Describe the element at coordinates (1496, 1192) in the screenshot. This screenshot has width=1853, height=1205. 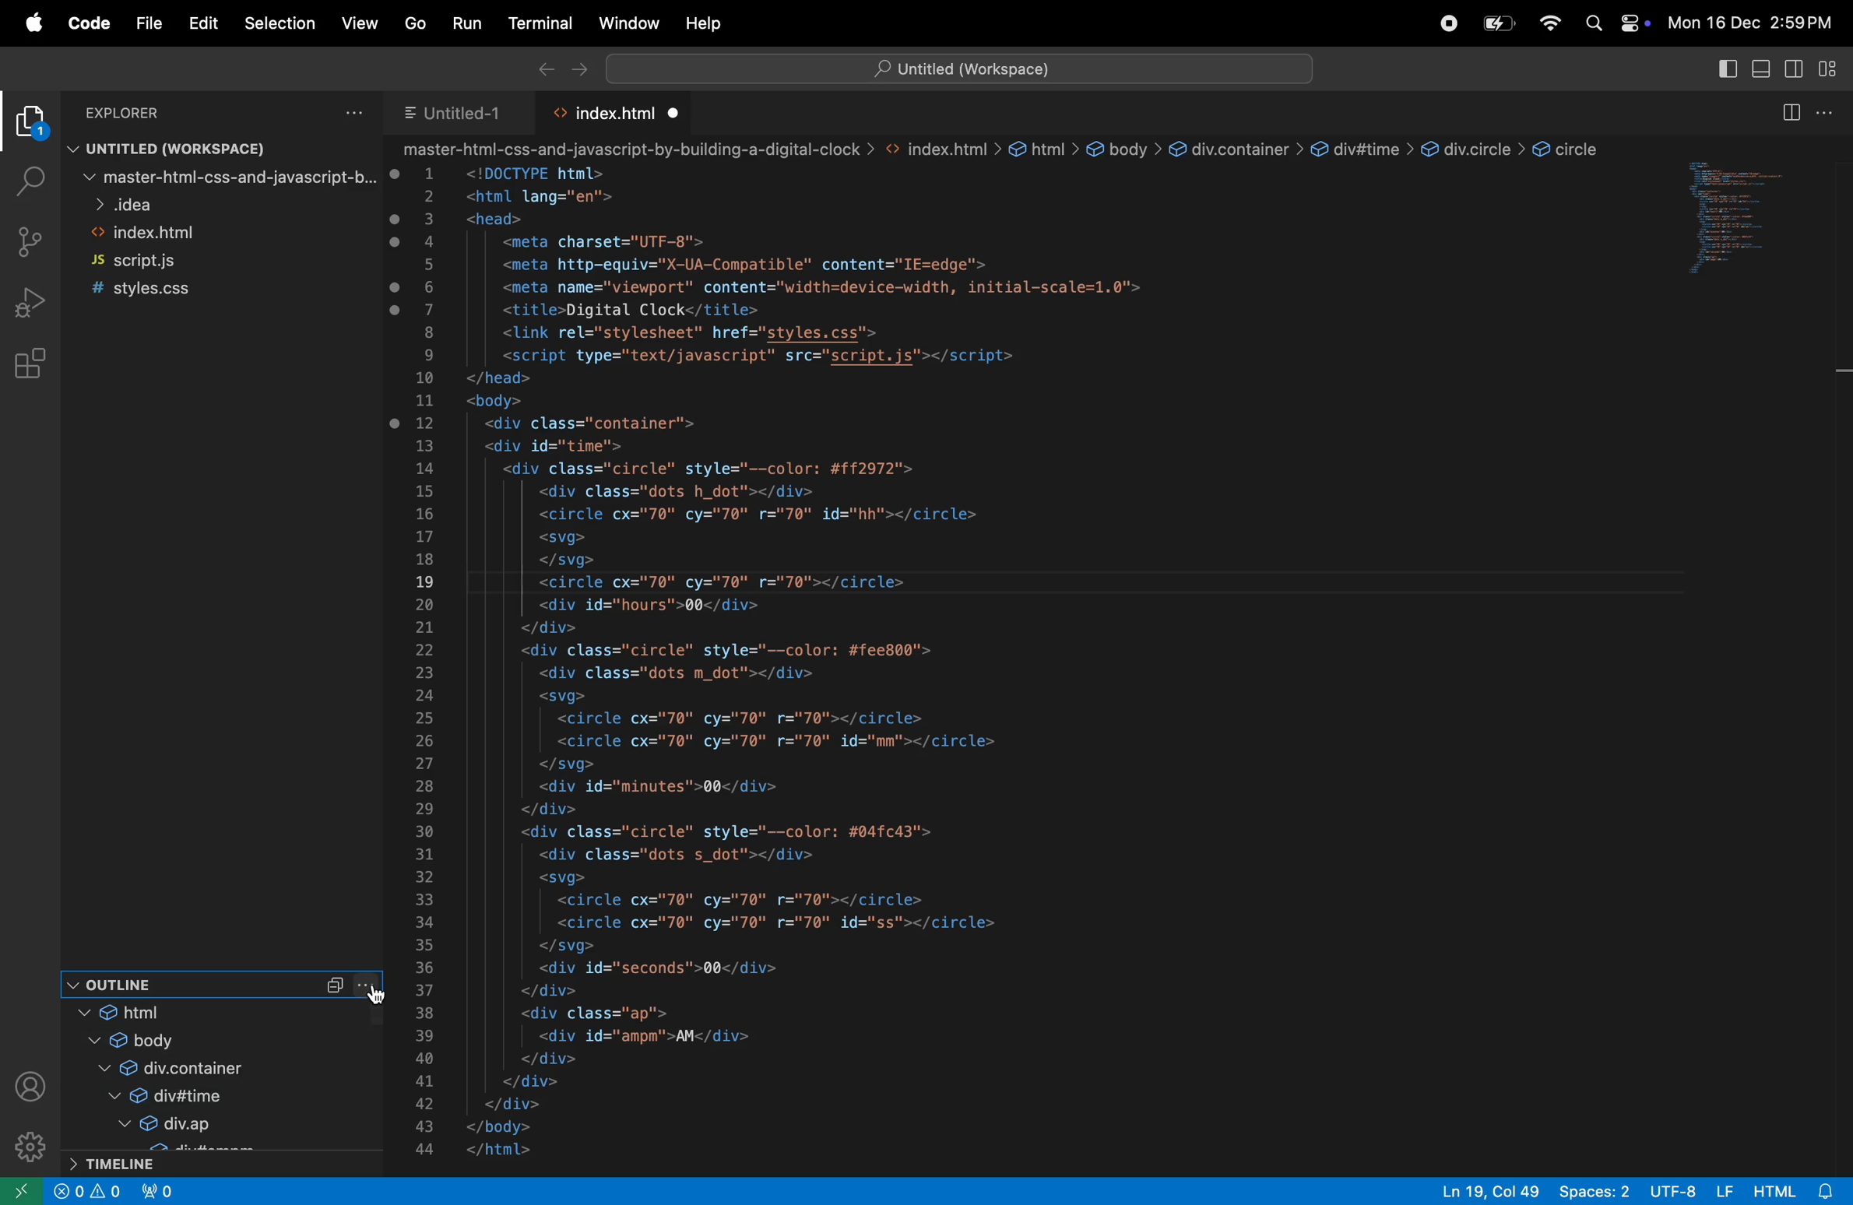
I see `line 19 col 49` at that location.